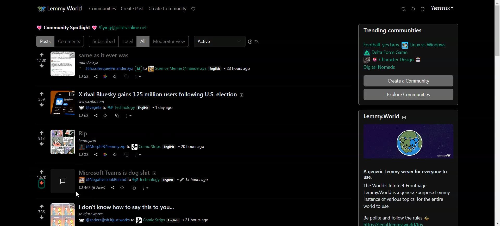 The height and width of the screenshot is (226, 500). I want to click on Upvote, so click(42, 172).